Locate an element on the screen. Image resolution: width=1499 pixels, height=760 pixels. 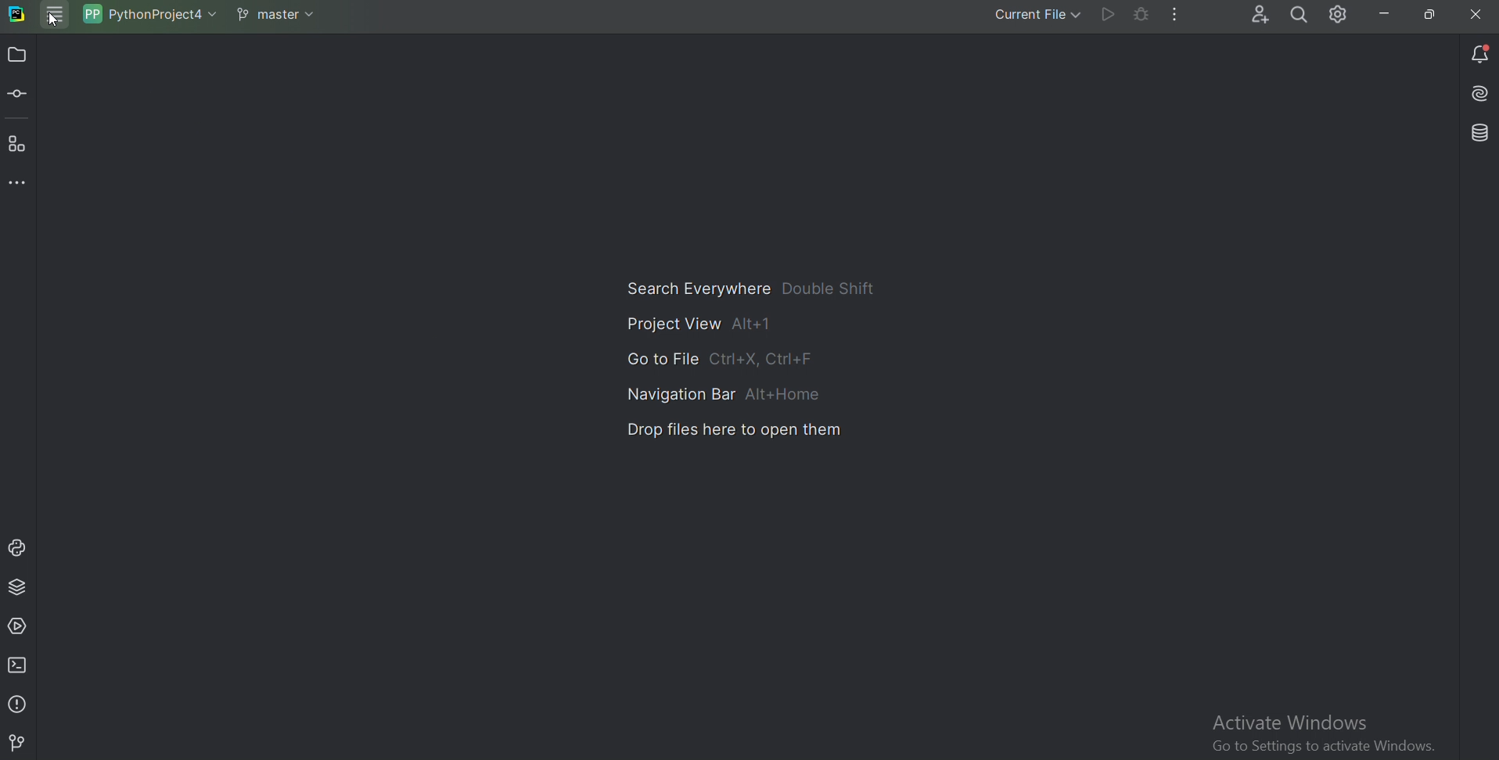
Go to file is located at coordinates (728, 360).